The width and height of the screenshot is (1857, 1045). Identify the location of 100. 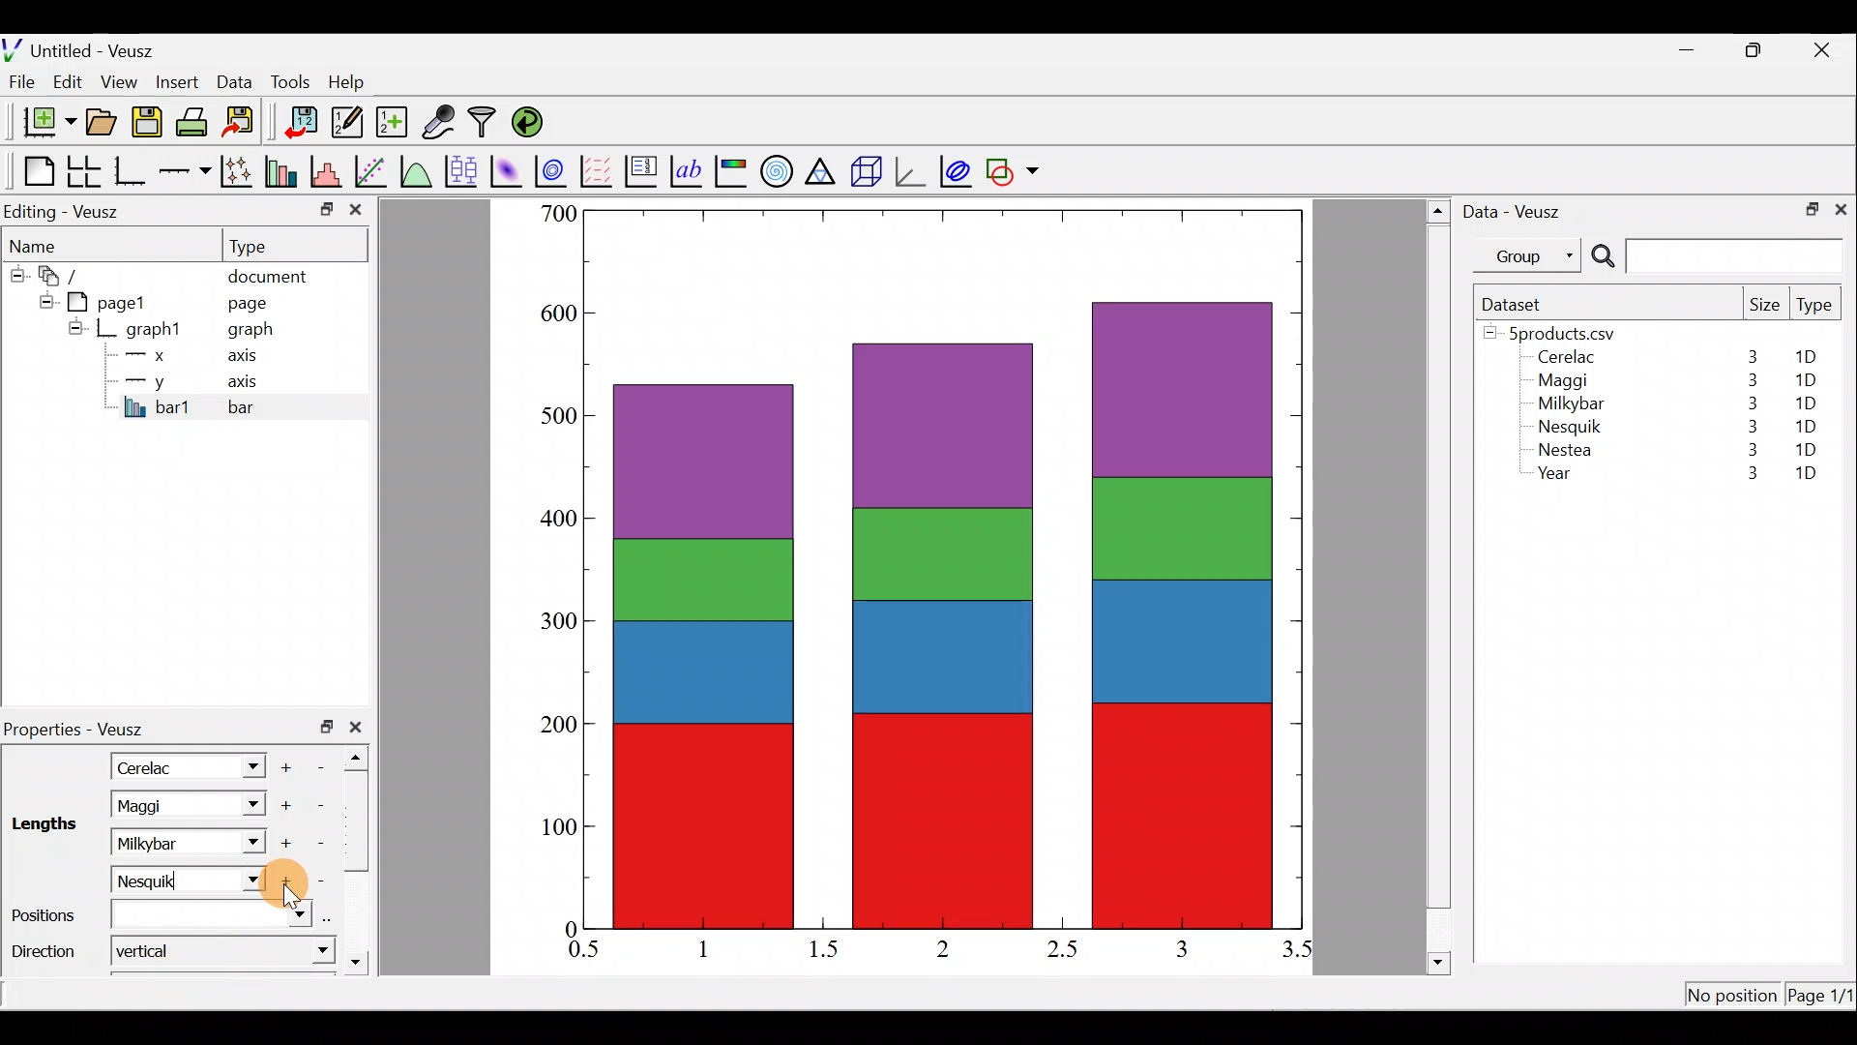
(552, 830).